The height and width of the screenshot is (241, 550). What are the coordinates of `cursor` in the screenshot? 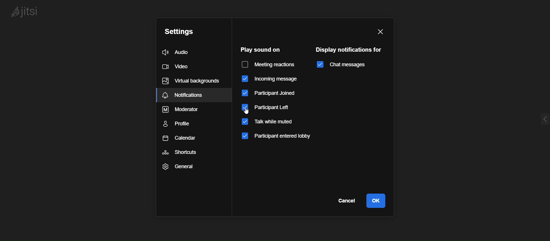 It's located at (254, 111).